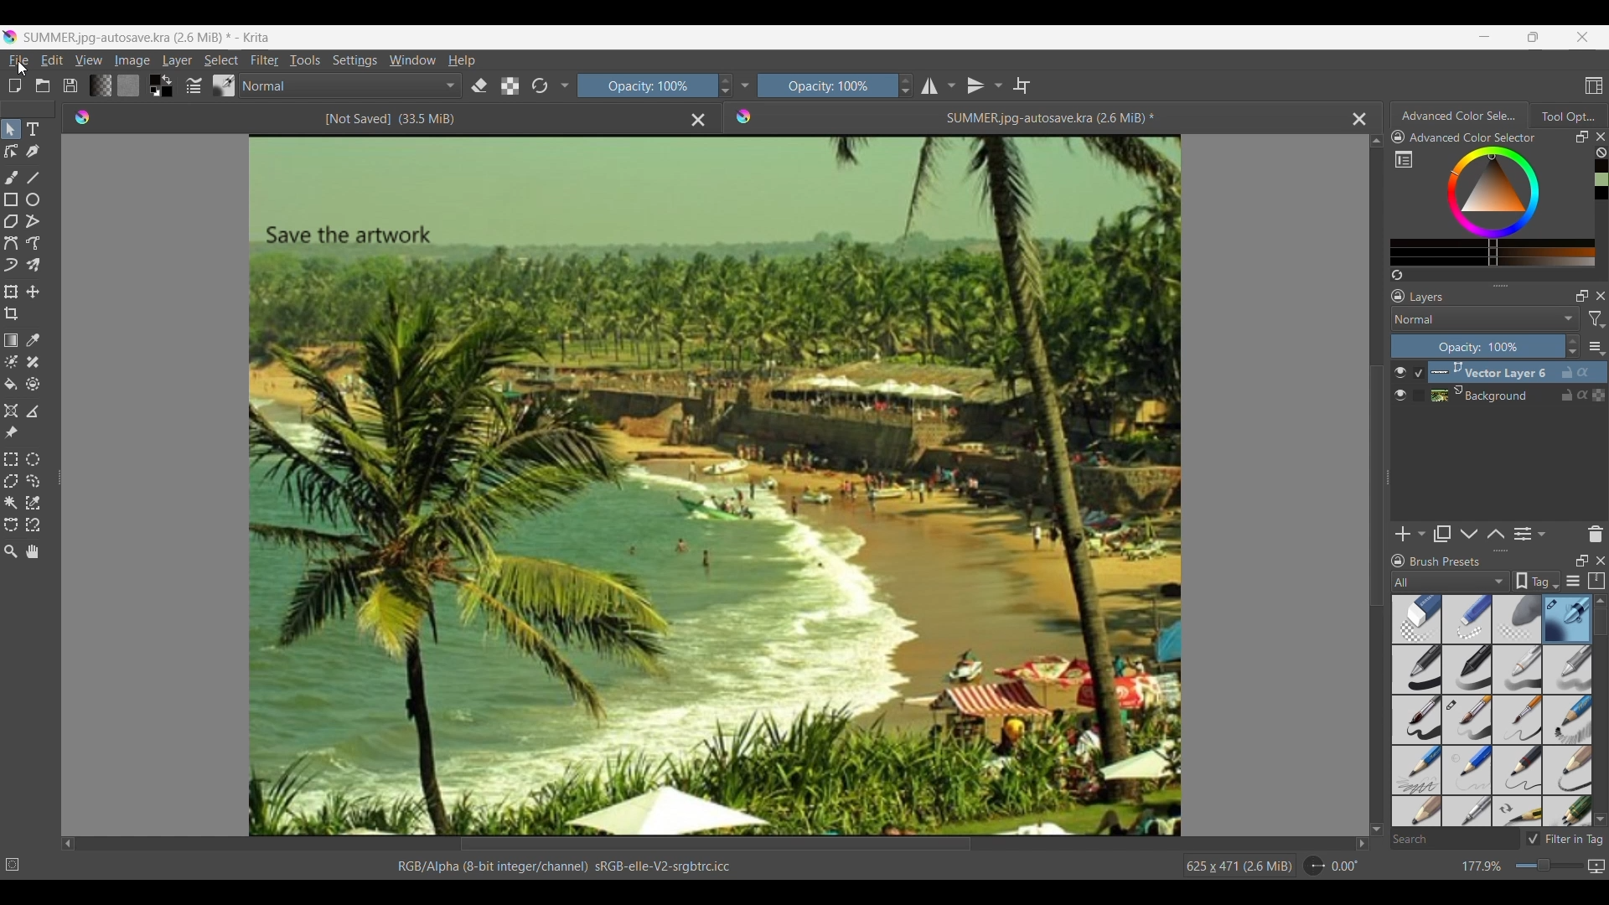 This screenshot has width=1609, height=905. I want to click on Multi-brush tool, so click(33, 265).